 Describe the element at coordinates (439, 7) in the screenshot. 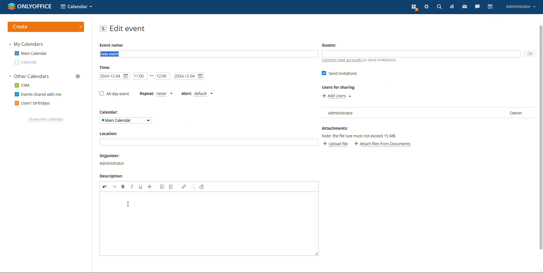

I see `search` at that location.